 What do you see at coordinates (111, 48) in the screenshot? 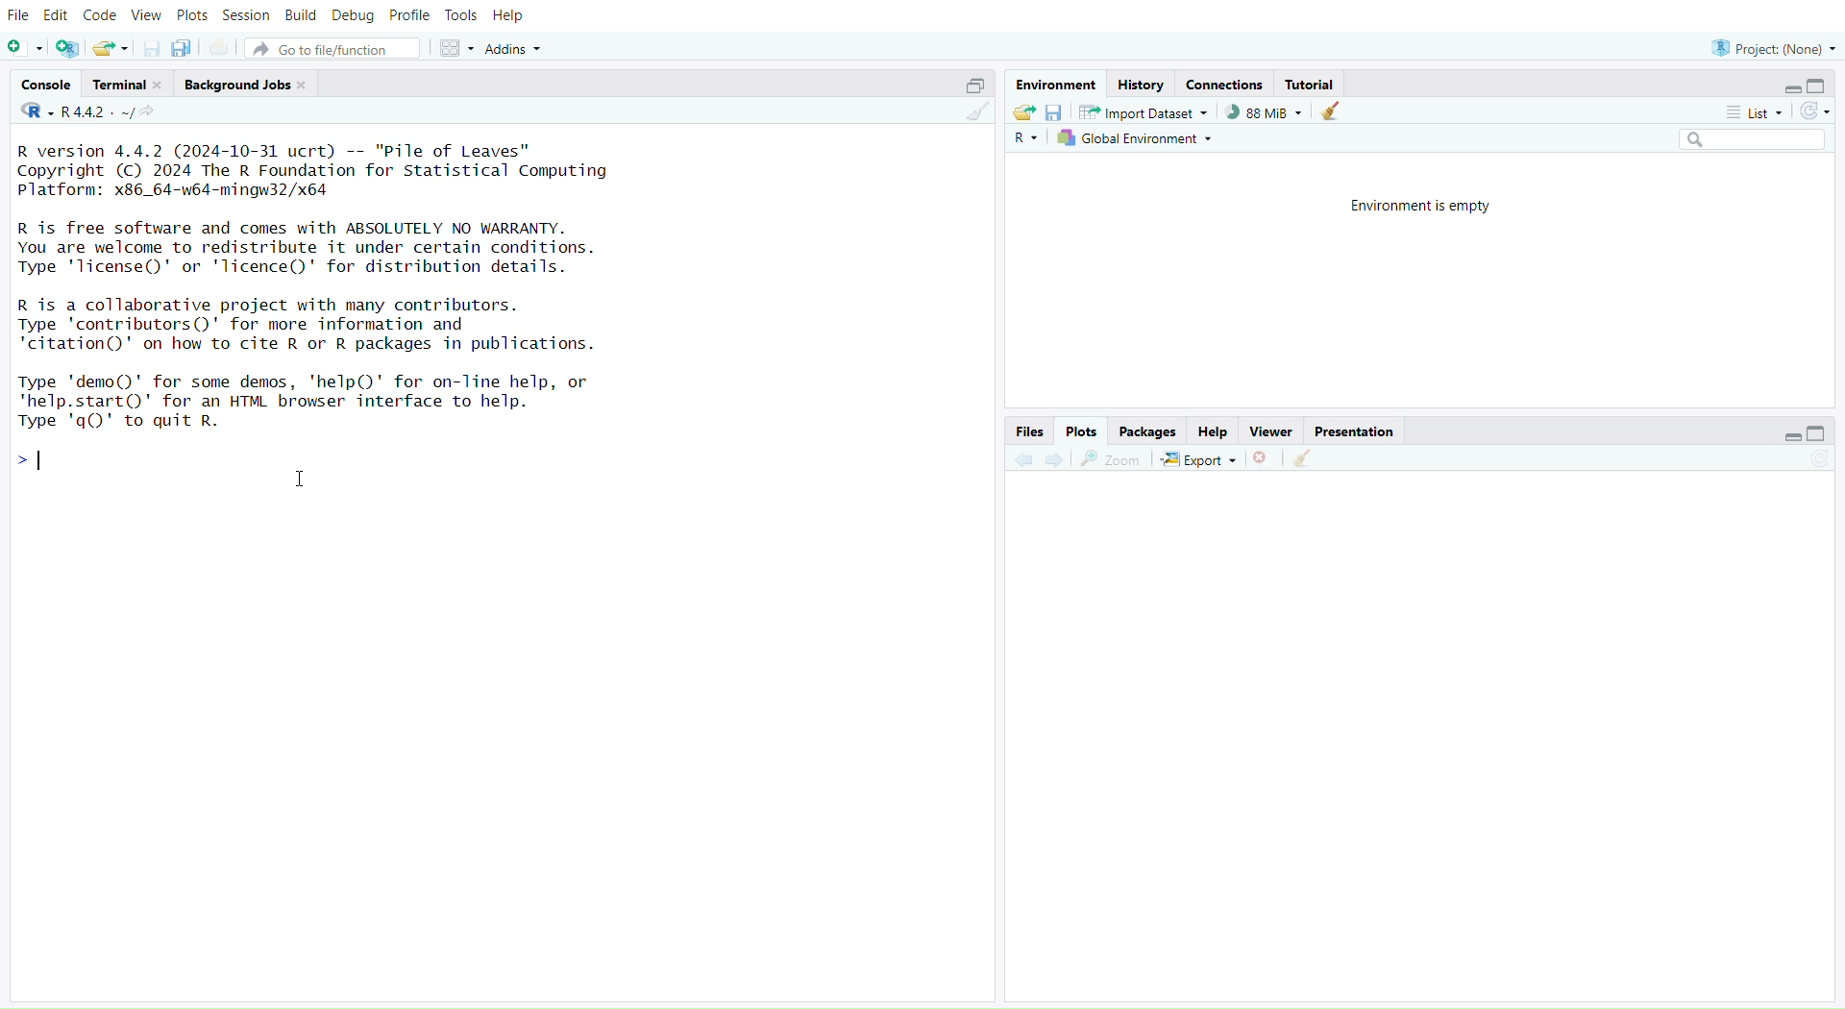
I see `open an existing file` at bounding box center [111, 48].